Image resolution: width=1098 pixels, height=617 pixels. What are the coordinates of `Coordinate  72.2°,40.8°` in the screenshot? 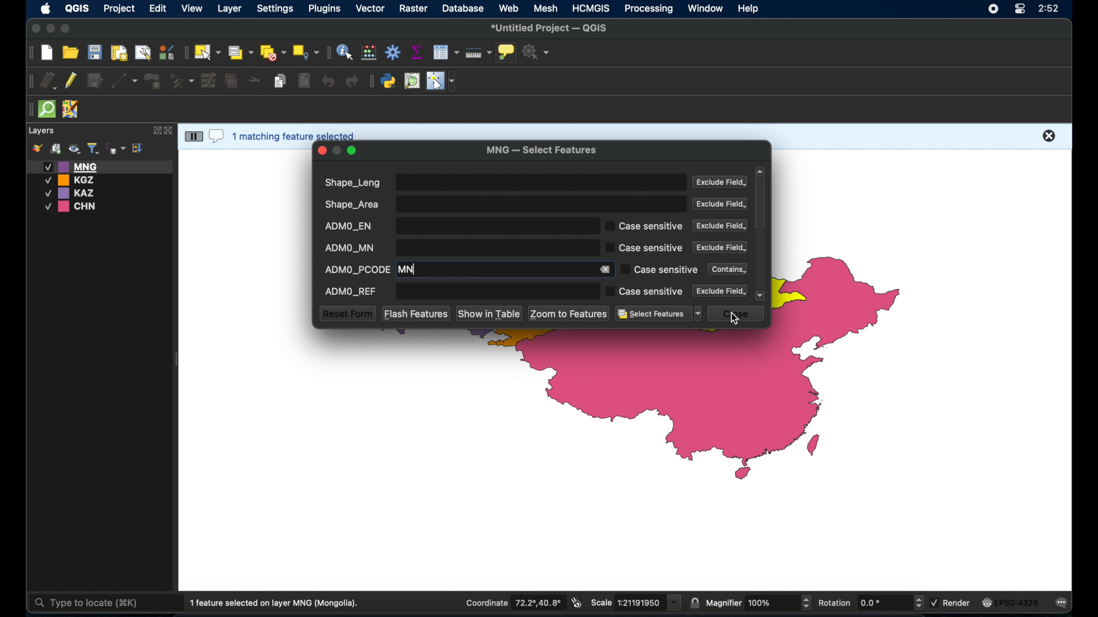 It's located at (512, 602).